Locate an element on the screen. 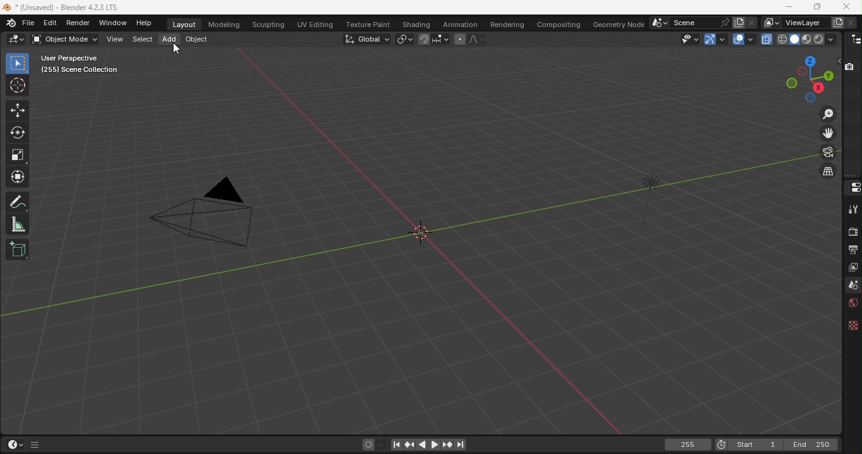  Window is located at coordinates (114, 23).